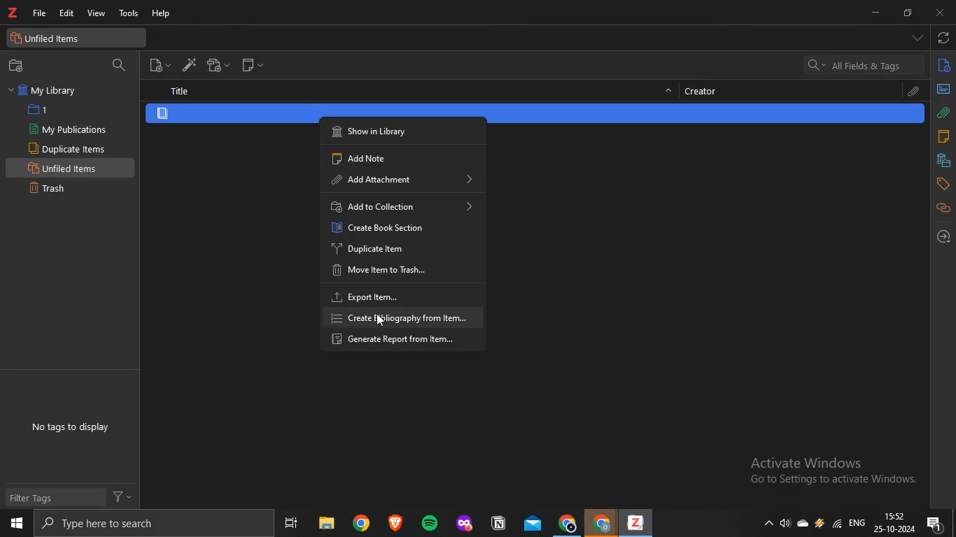 This screenshot has height=537, width=956. Describe the element at coordinates (95, 14) in the screenshot. I see `view` at that location.